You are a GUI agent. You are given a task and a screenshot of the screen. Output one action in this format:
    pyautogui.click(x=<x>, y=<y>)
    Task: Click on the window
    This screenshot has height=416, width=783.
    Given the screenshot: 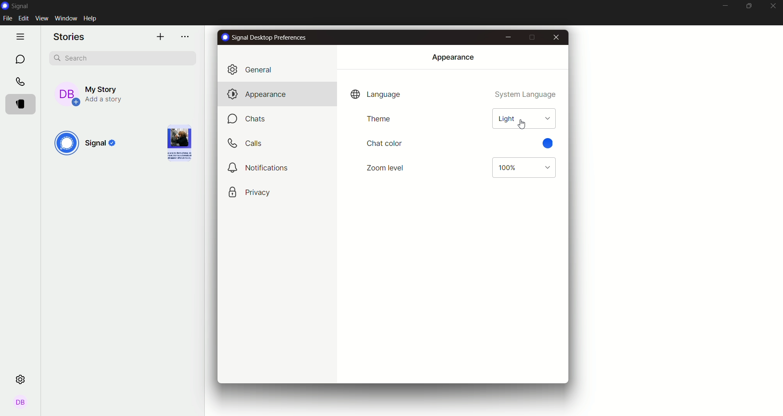 What is the action you would take?
    pyautogui.click(x=66, y=18)
    